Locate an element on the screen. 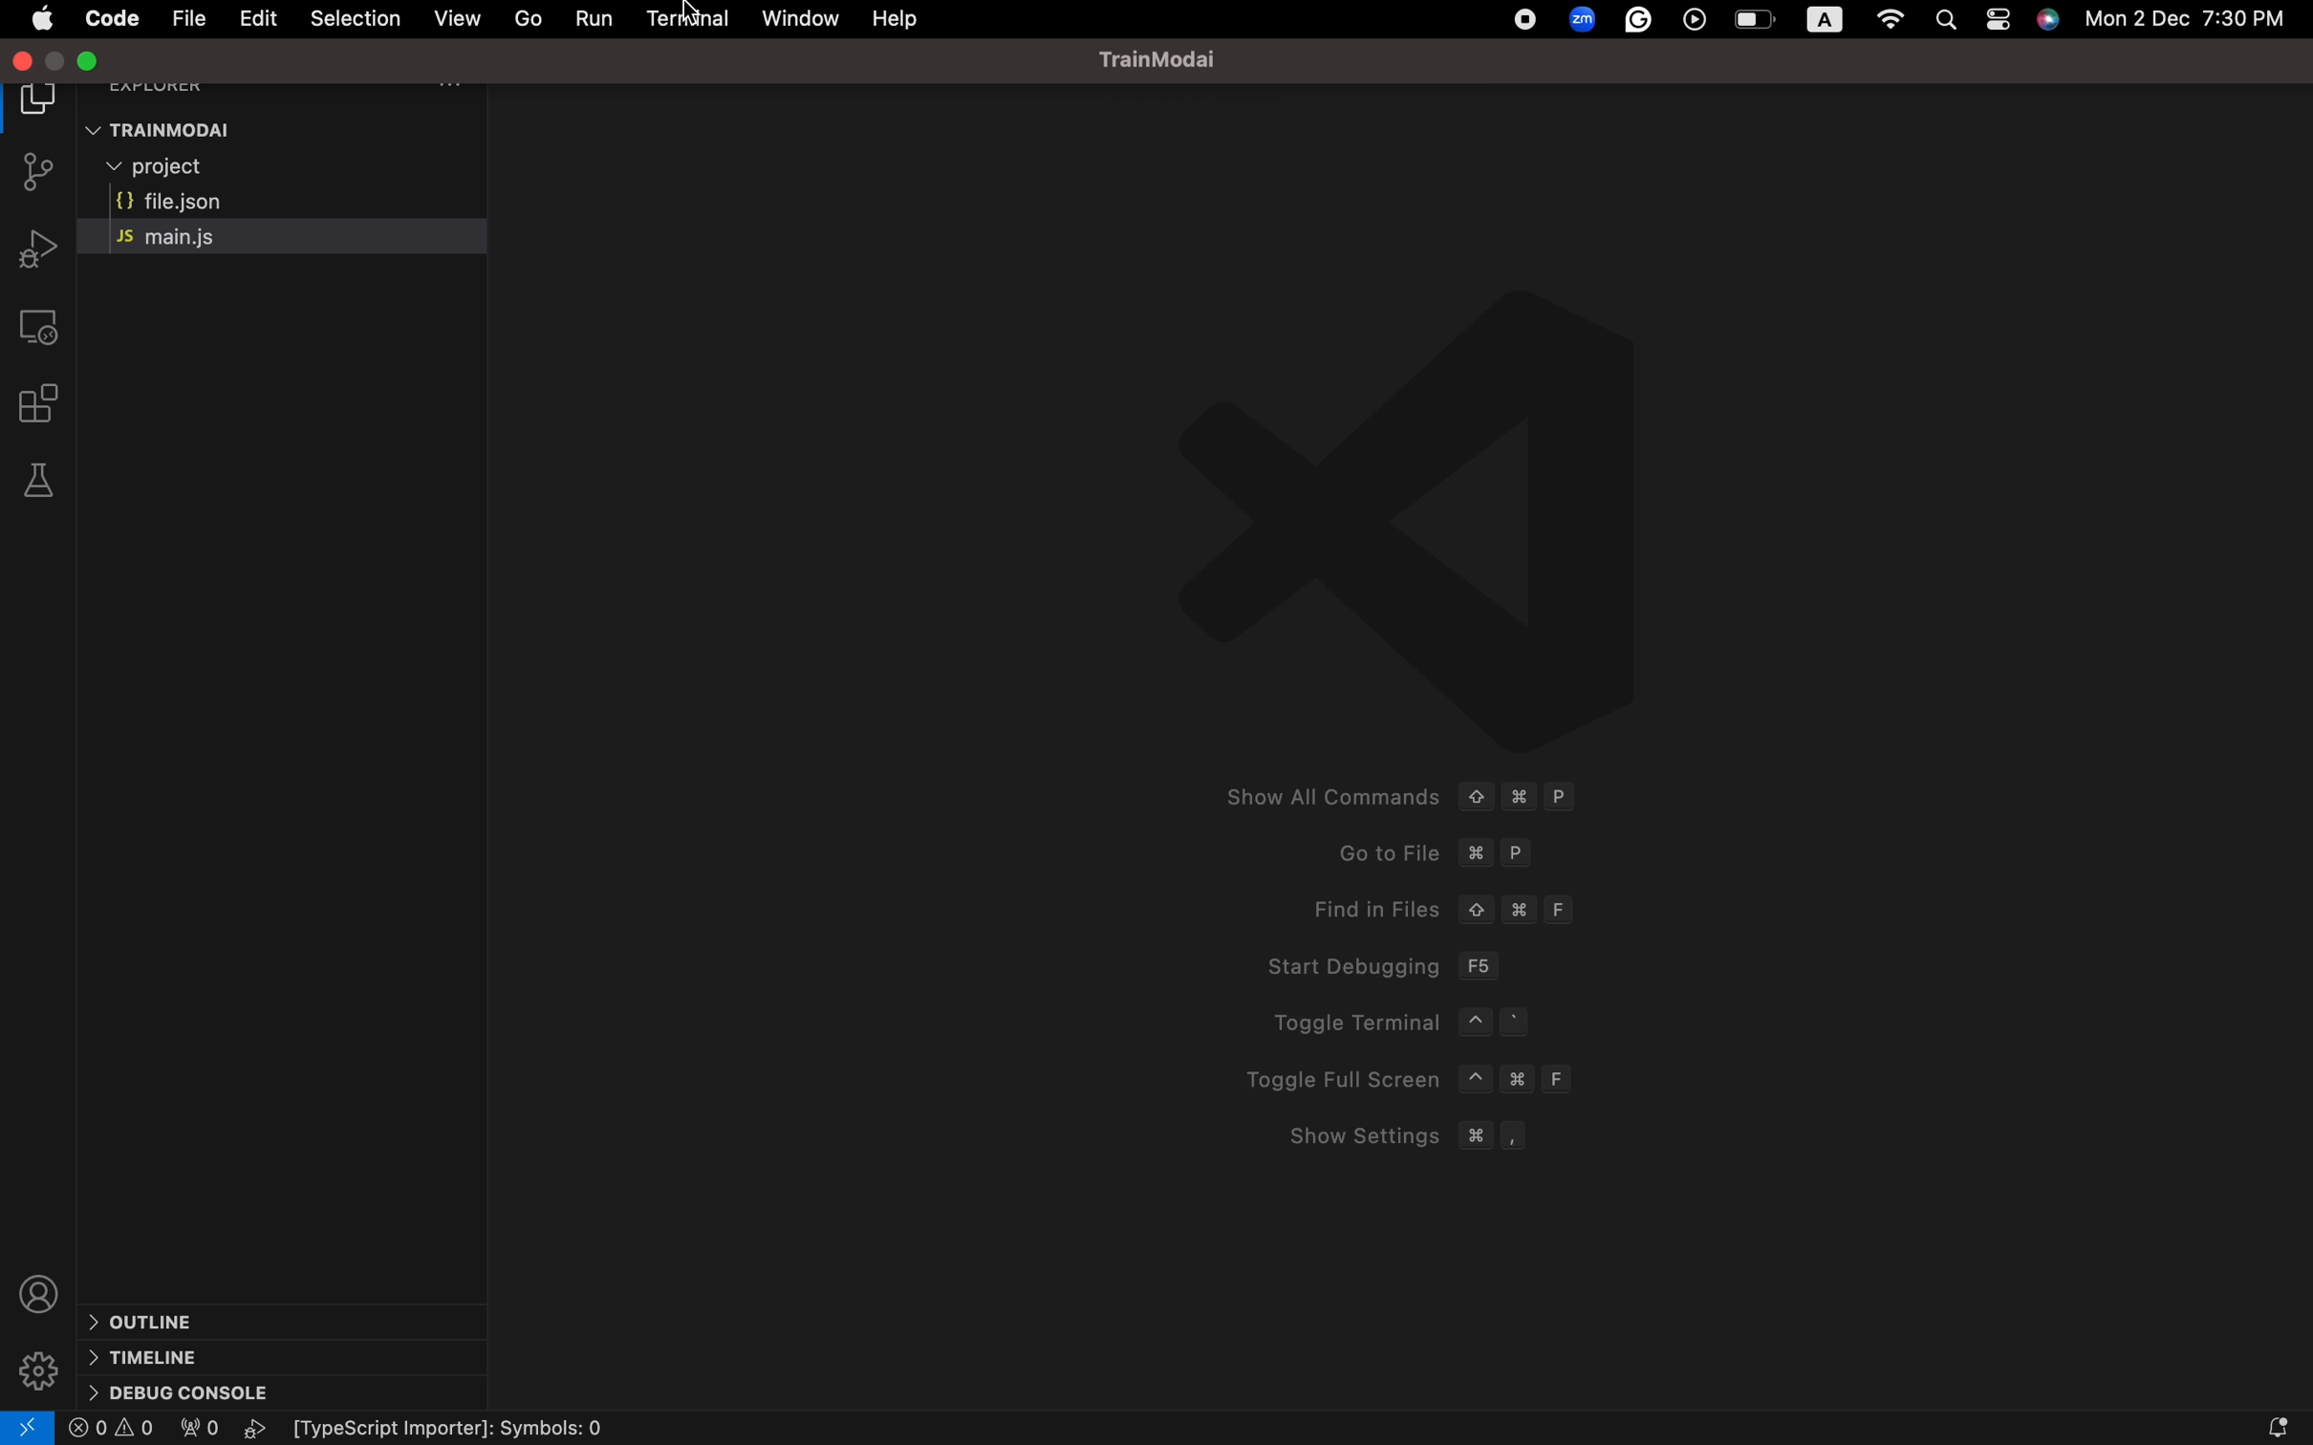  copy is located at coordinates (42, 105).